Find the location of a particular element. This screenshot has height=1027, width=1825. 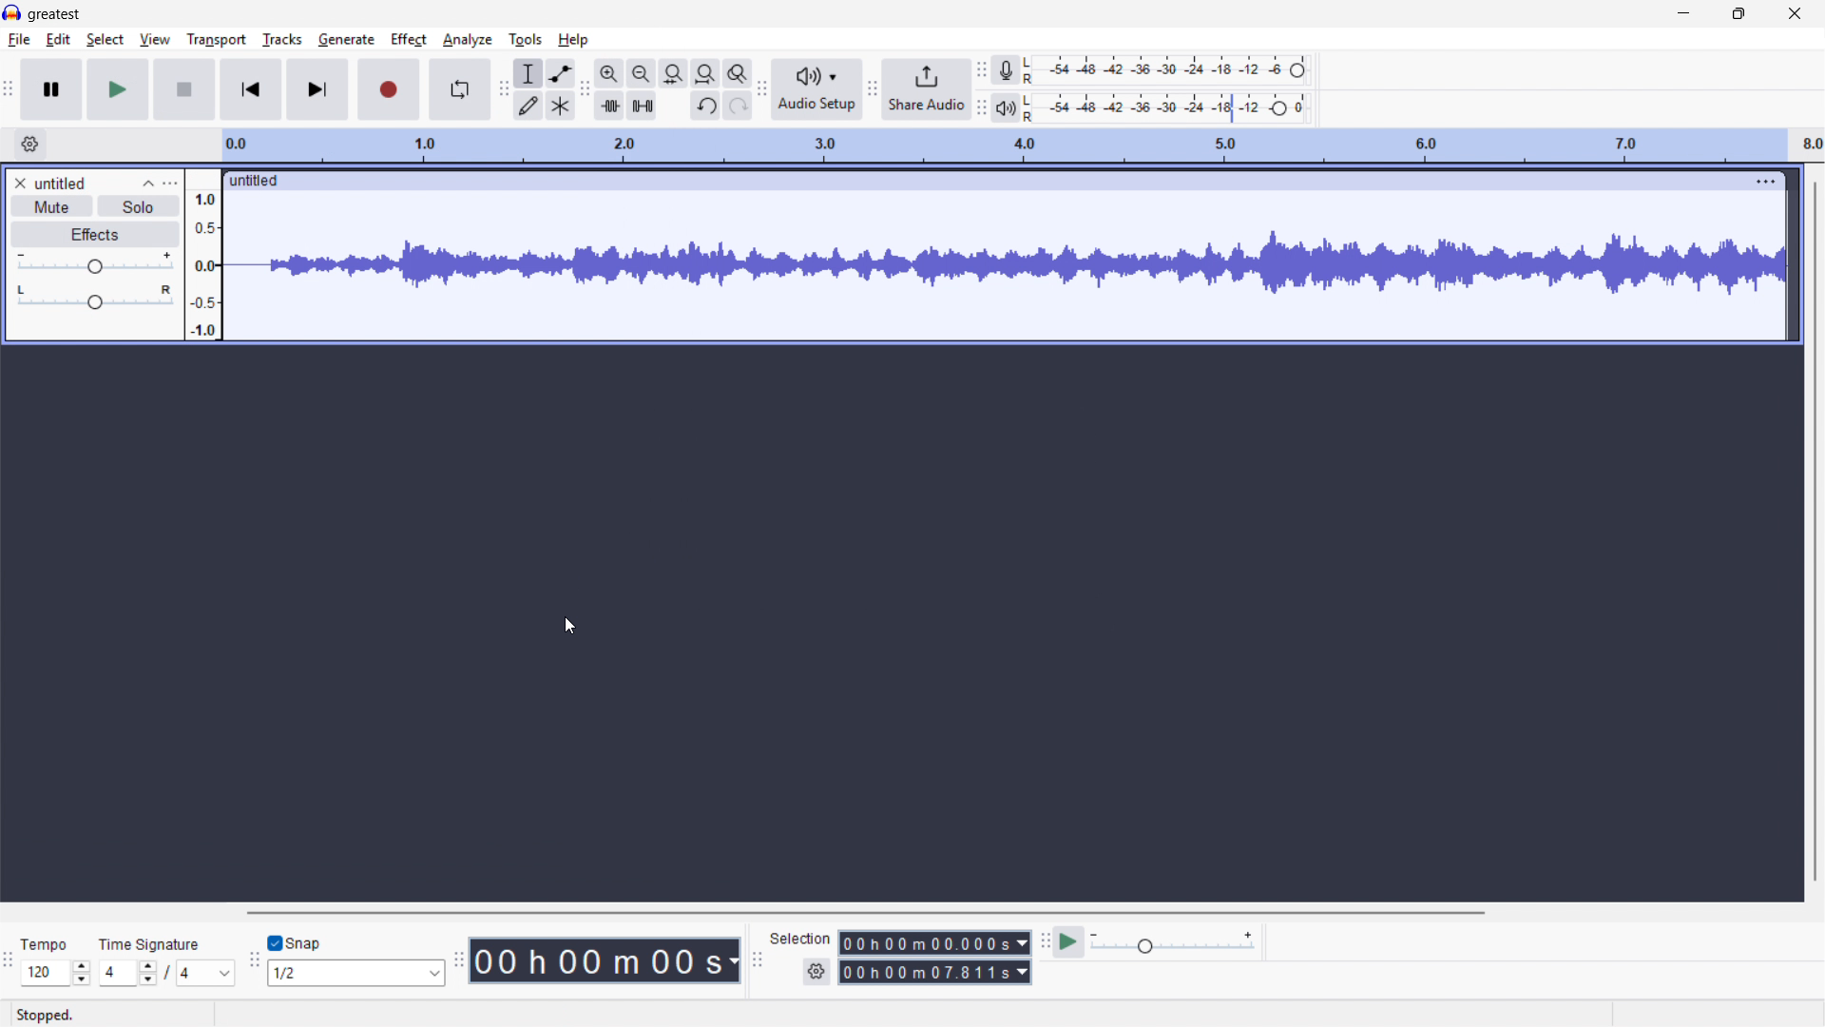

cursor is located at coordinates (568, 628).